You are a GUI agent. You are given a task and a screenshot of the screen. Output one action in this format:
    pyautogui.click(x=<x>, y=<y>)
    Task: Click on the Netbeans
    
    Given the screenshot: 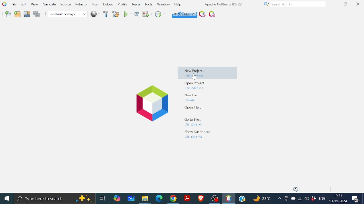 What is the action you would take?
    pyautogui.click(x=228, y=198)
    